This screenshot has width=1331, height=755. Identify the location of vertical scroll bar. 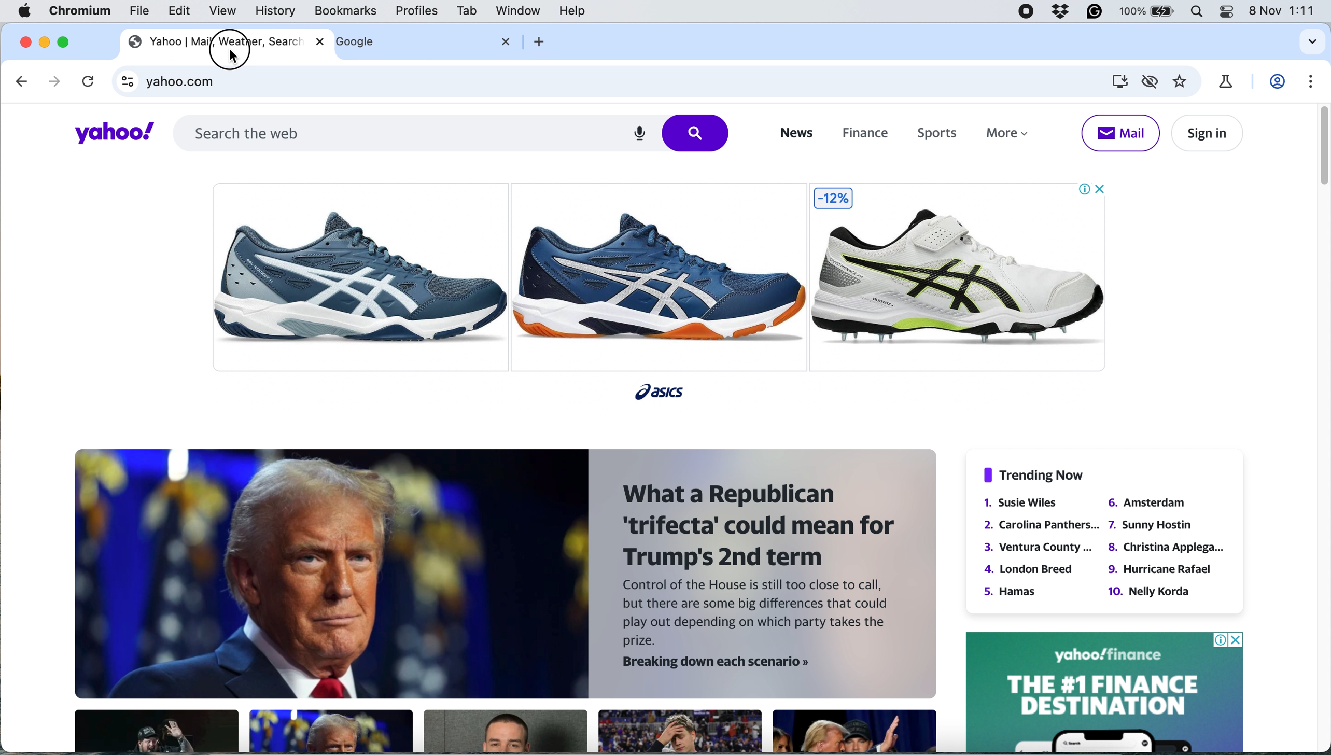
(1319, 146).